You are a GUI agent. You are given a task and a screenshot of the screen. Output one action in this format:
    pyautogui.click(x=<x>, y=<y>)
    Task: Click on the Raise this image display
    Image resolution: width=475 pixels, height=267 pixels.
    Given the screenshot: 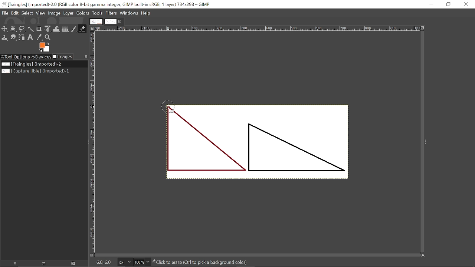 What is the action you would take?
    pyautogui.click(x=13, y=264)
    